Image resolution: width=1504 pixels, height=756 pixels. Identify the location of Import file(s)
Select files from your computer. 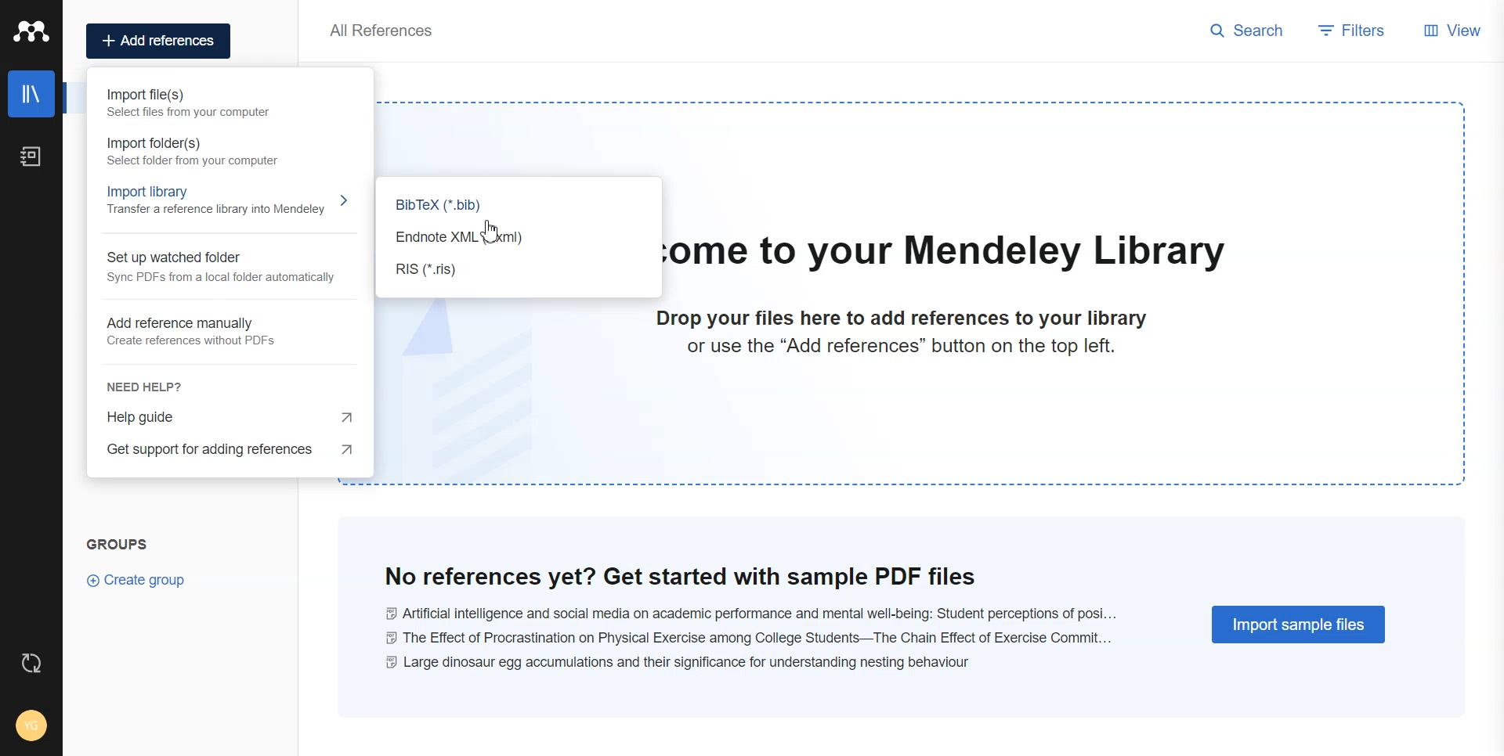
(201, 106).